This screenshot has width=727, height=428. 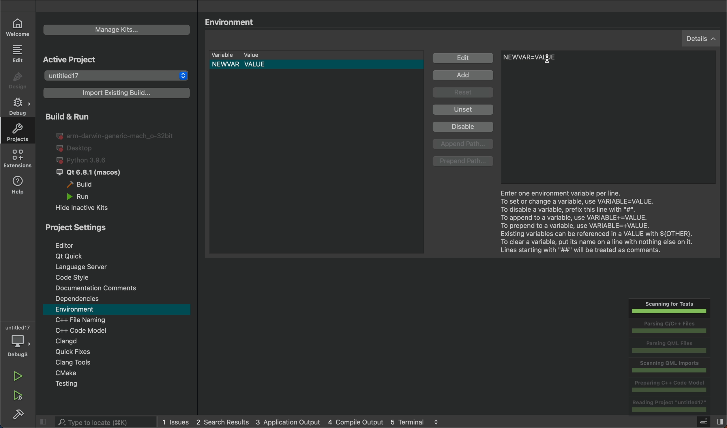 What do you see at coordinates (320, 64) in the screenshot?
I see `default variable` at bounding box center [320, 64].